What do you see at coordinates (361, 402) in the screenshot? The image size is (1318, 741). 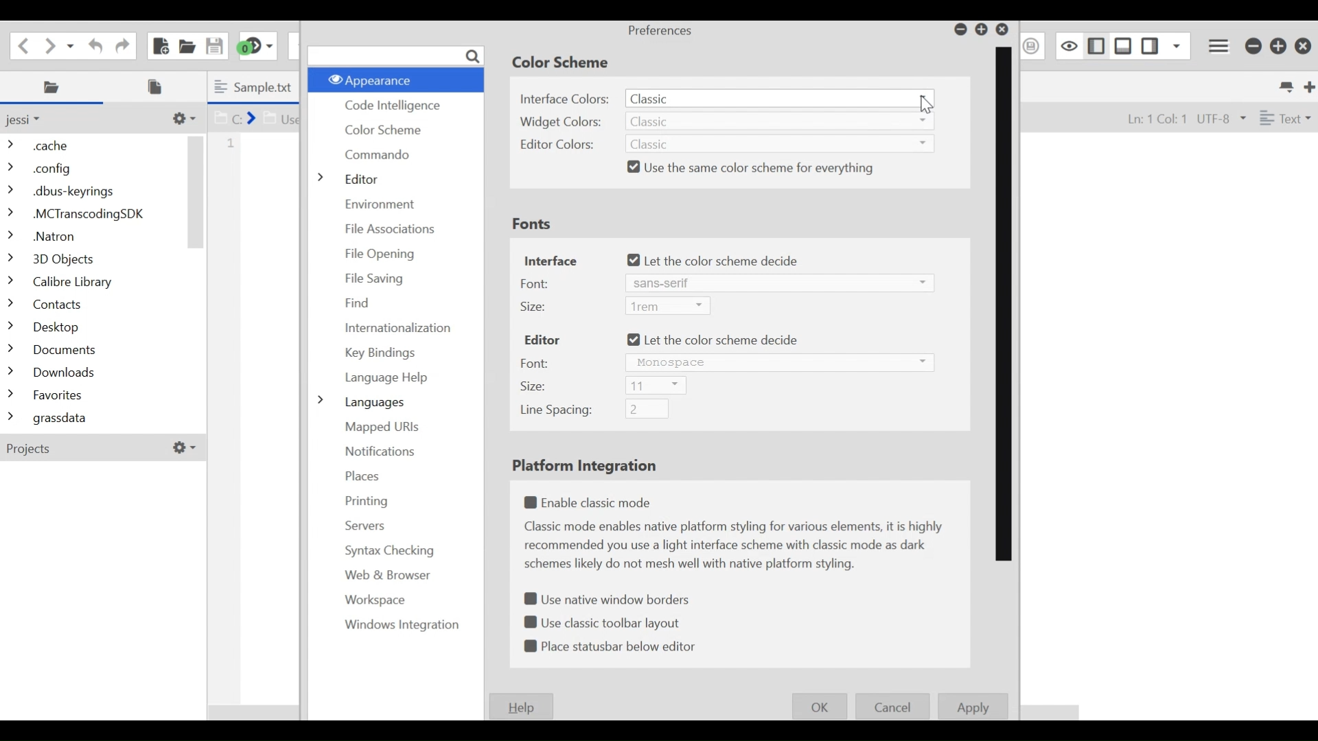 I see `Languages` at bounding box center [361, 402].